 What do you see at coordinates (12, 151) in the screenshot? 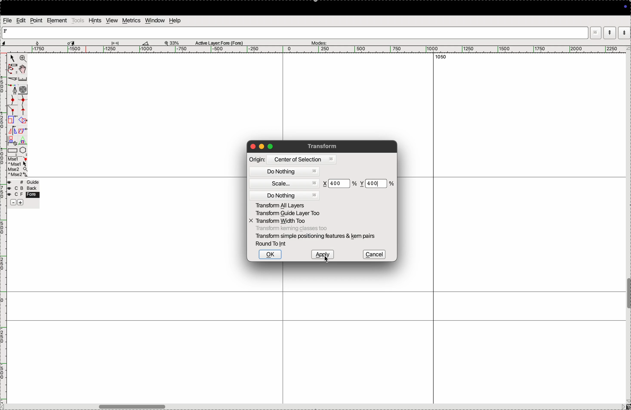
I see `rectangle` at bounding box center [12, 151].